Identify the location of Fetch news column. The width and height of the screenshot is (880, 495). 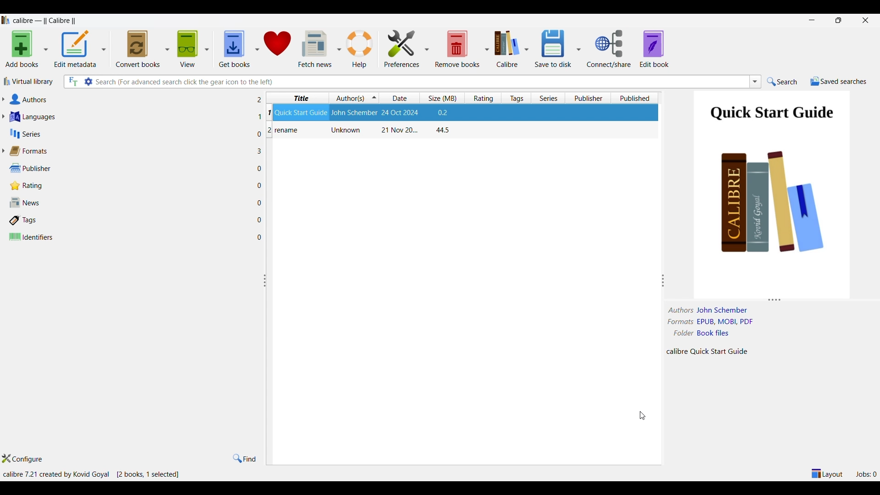
(338, 49).